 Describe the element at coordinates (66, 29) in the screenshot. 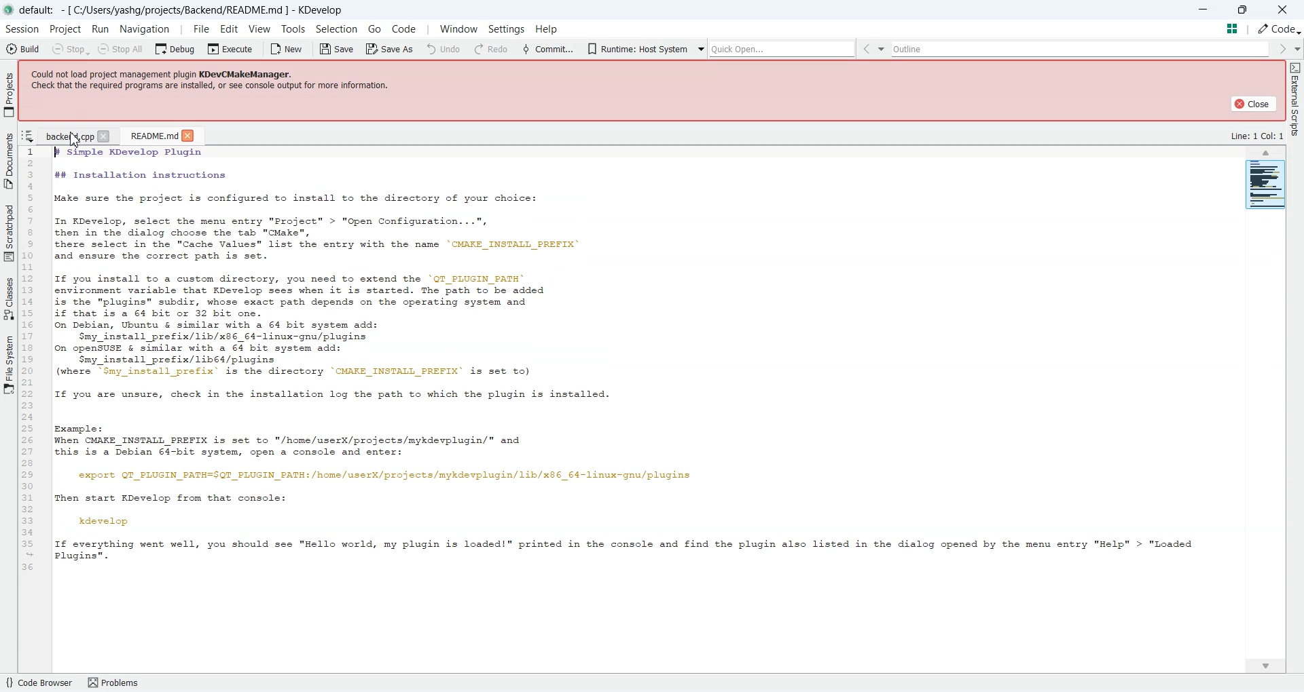

I see `Project` at that location.